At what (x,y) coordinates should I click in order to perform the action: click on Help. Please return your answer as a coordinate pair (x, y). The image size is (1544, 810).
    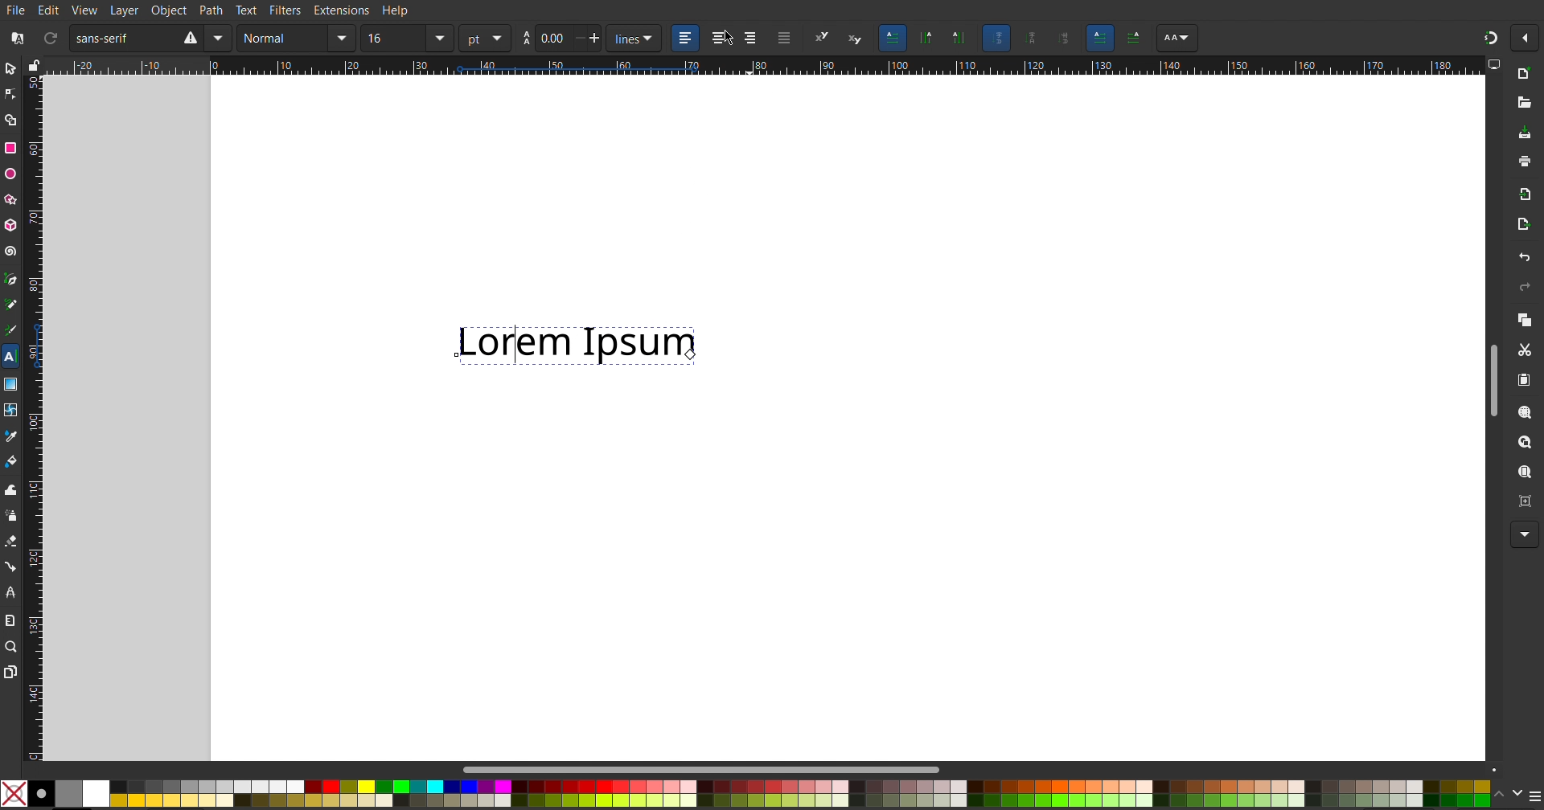
    Looking at the image, I should click on (399, 11).